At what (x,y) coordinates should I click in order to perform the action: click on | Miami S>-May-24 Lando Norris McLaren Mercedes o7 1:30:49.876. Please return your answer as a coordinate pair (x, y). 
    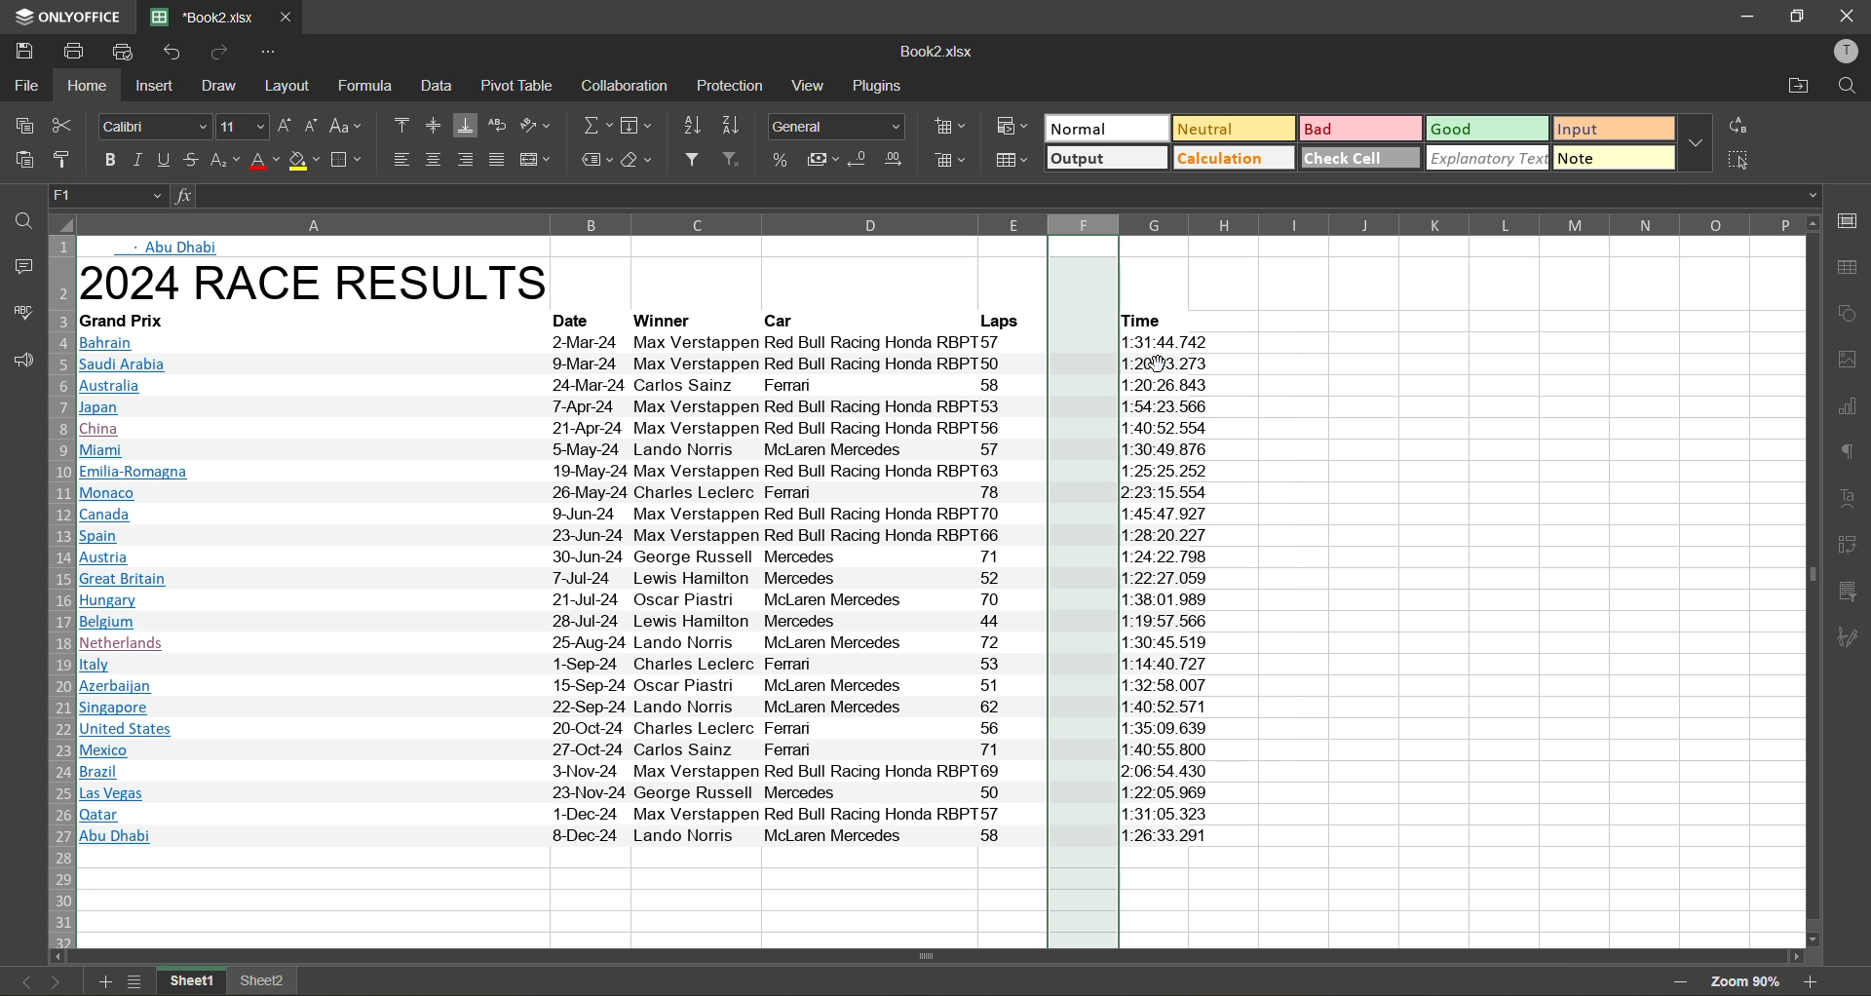
    Looking at the image, I should click on (554, 449).